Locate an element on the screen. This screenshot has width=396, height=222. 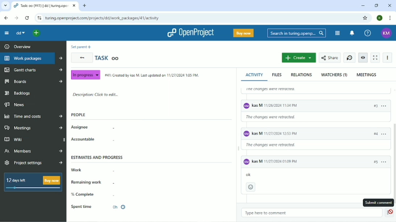
Description is located at coordinates (95, 95).